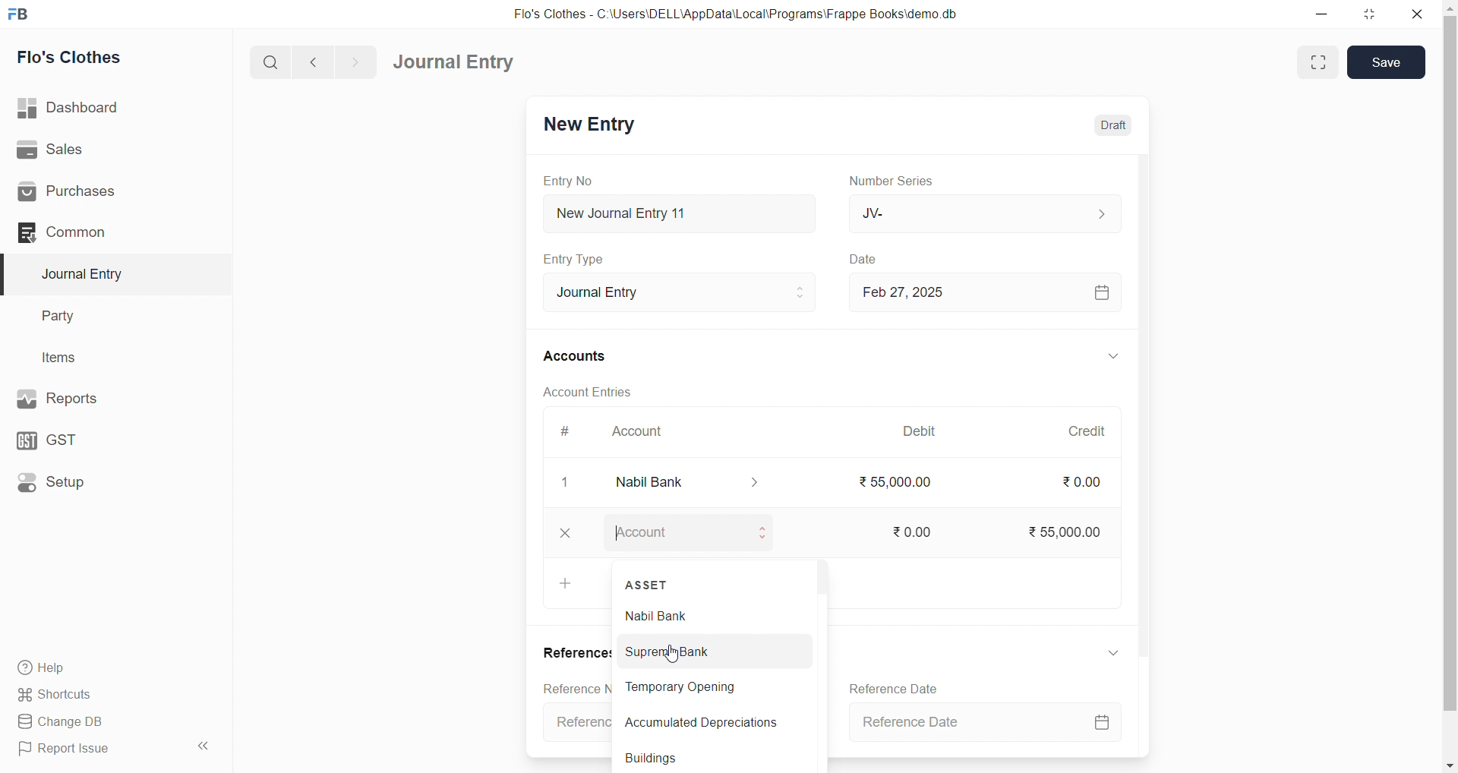 The image size is (1458, 773). I want to click on Account Entries, so click(597, 390).